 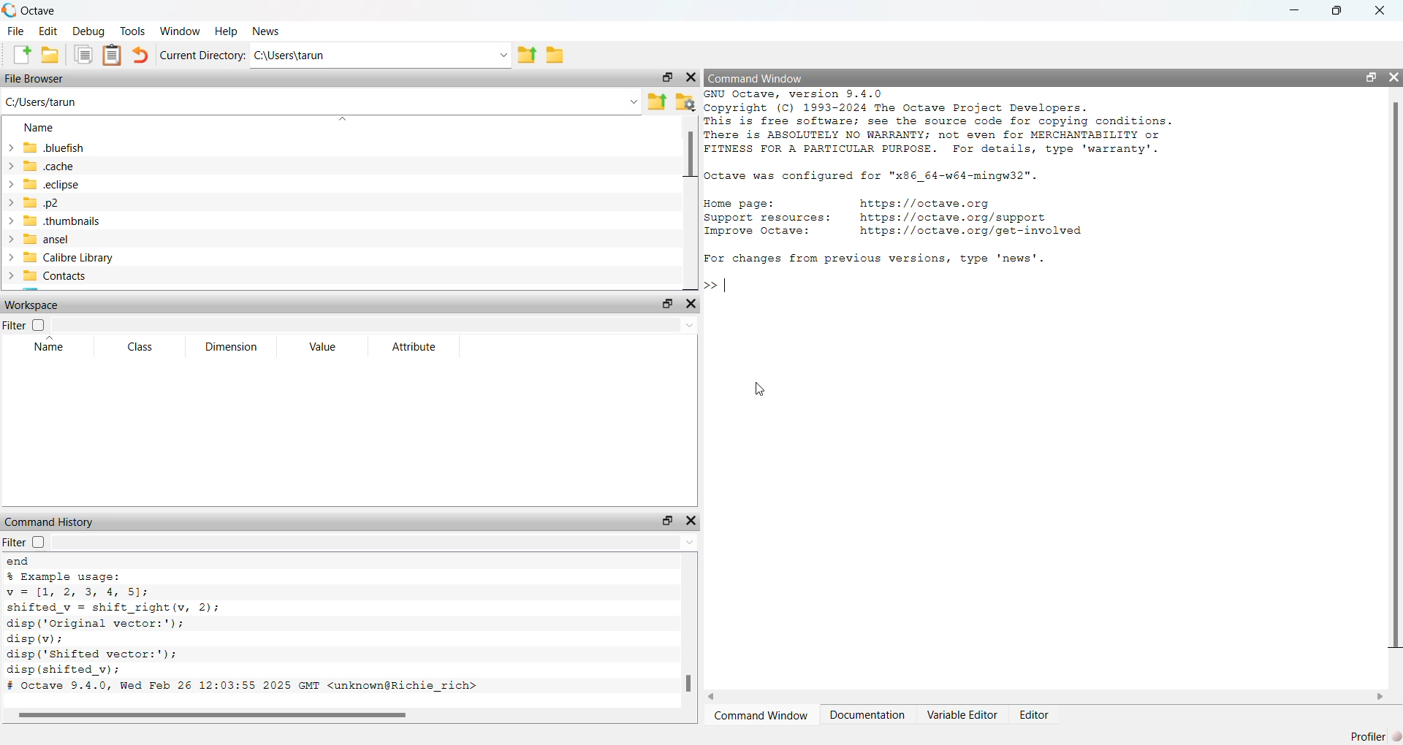 What do you see at coordinates (865, 717) in the screenshot?
I see `documentation` at bounding box center [865, 717].